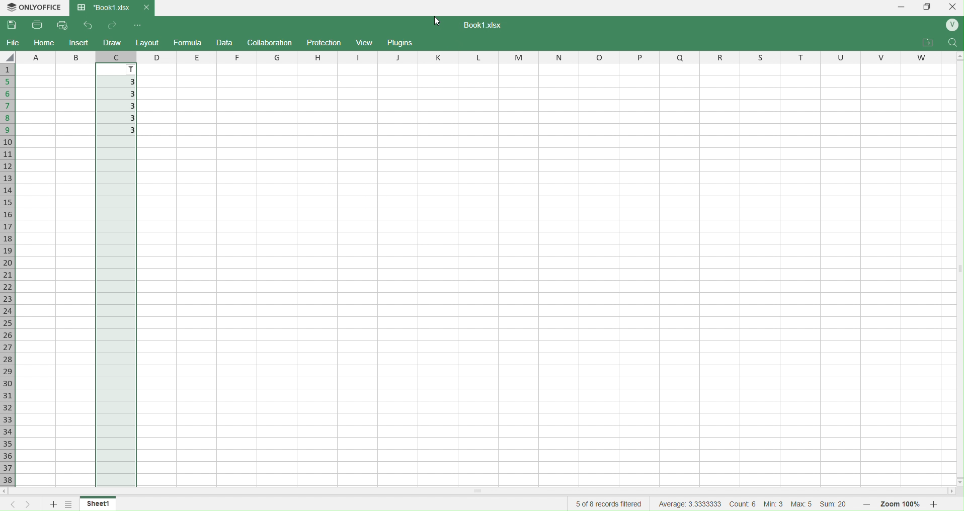  I want to click on Save, so click(13, 25).